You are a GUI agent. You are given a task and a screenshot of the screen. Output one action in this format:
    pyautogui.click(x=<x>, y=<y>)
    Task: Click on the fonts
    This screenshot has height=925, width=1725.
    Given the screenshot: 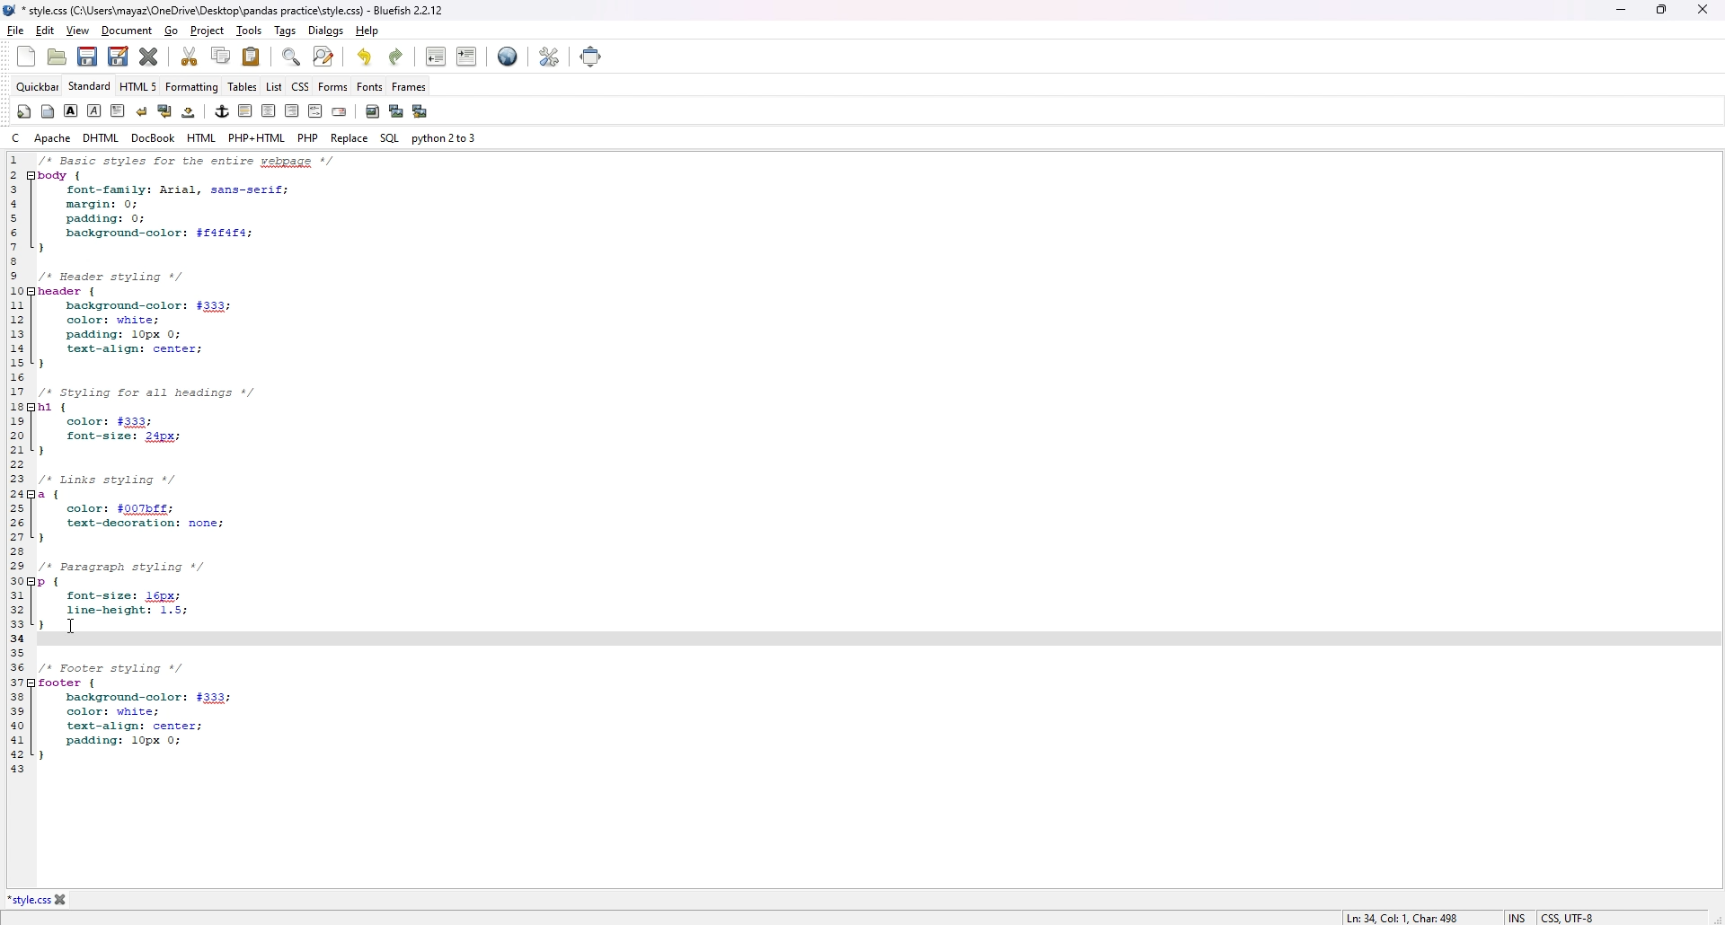 What is the action you would take?
    pyautogui.click(x=370, y=86)
    